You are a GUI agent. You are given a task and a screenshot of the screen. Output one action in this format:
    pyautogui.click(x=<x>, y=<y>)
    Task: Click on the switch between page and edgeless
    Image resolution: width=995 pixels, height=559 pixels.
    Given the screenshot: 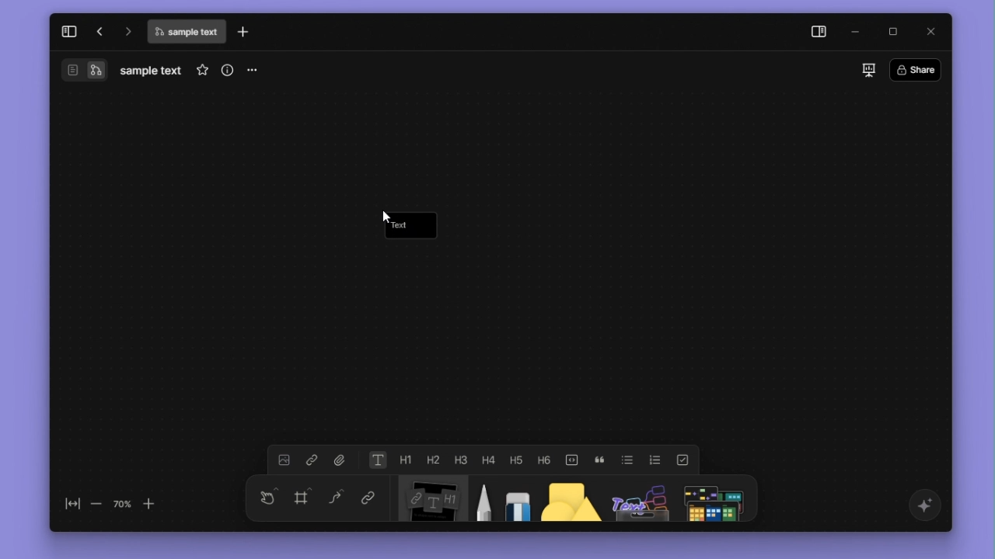 What is the action you would take?
    pyautogui.click(x=84, y=71)
    